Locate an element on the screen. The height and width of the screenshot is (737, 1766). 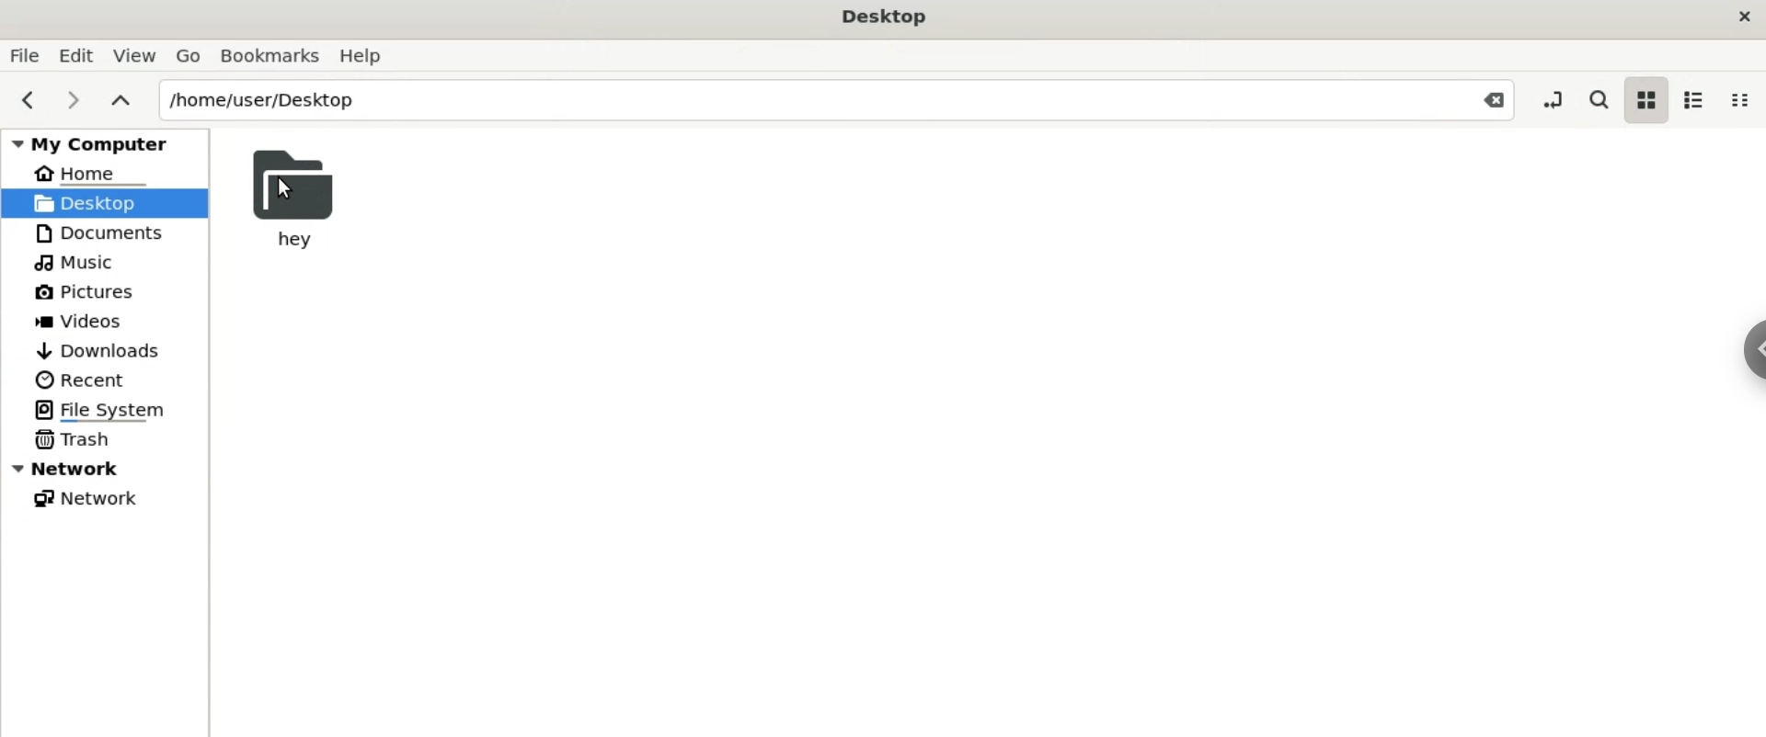
view is located at coordinates (132, 55).